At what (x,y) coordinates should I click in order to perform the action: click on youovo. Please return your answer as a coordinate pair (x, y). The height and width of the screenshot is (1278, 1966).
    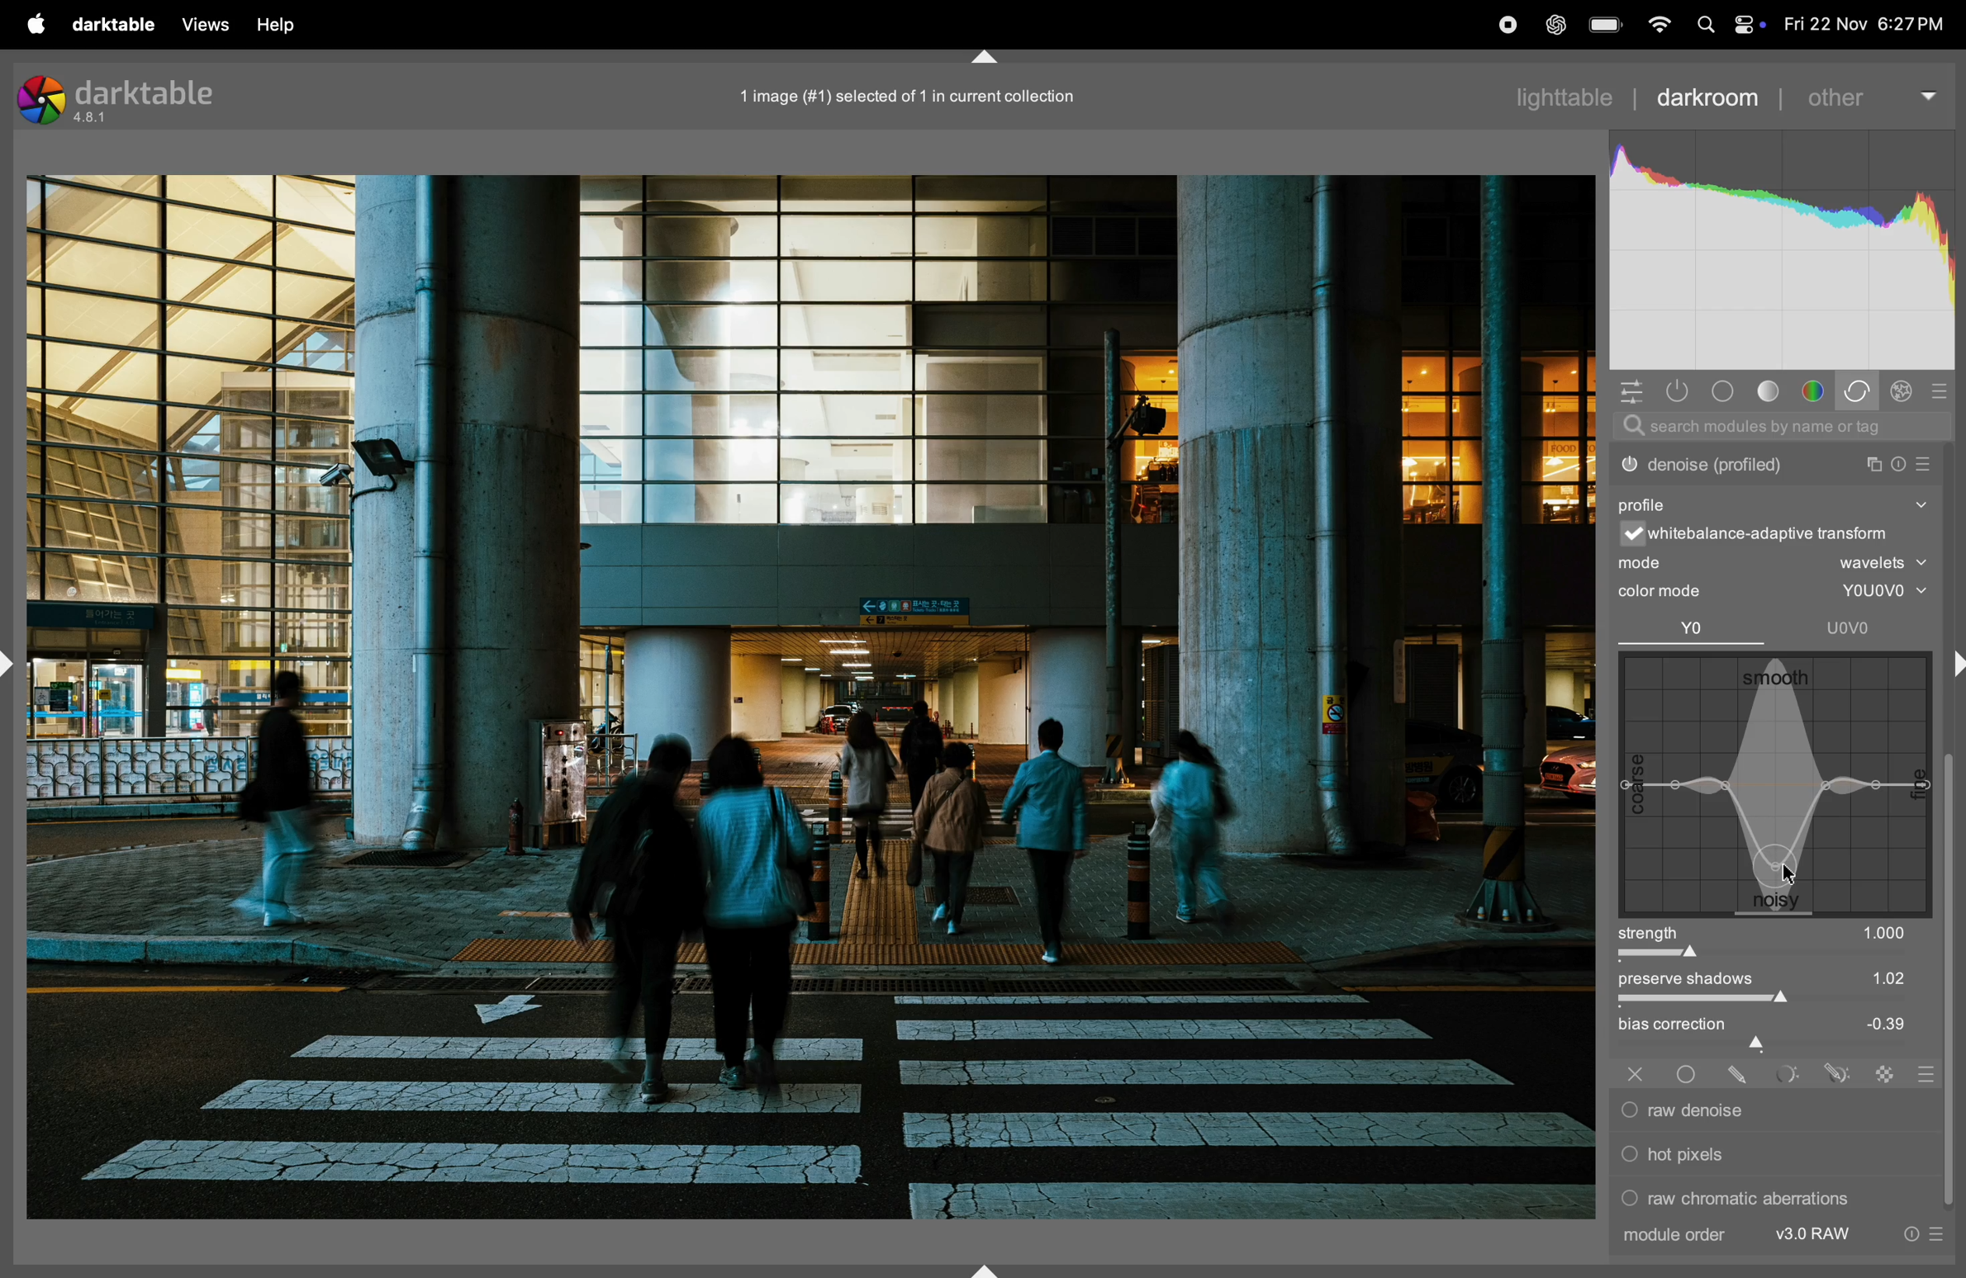
    Looking at the image, I should click on (1874, 592).